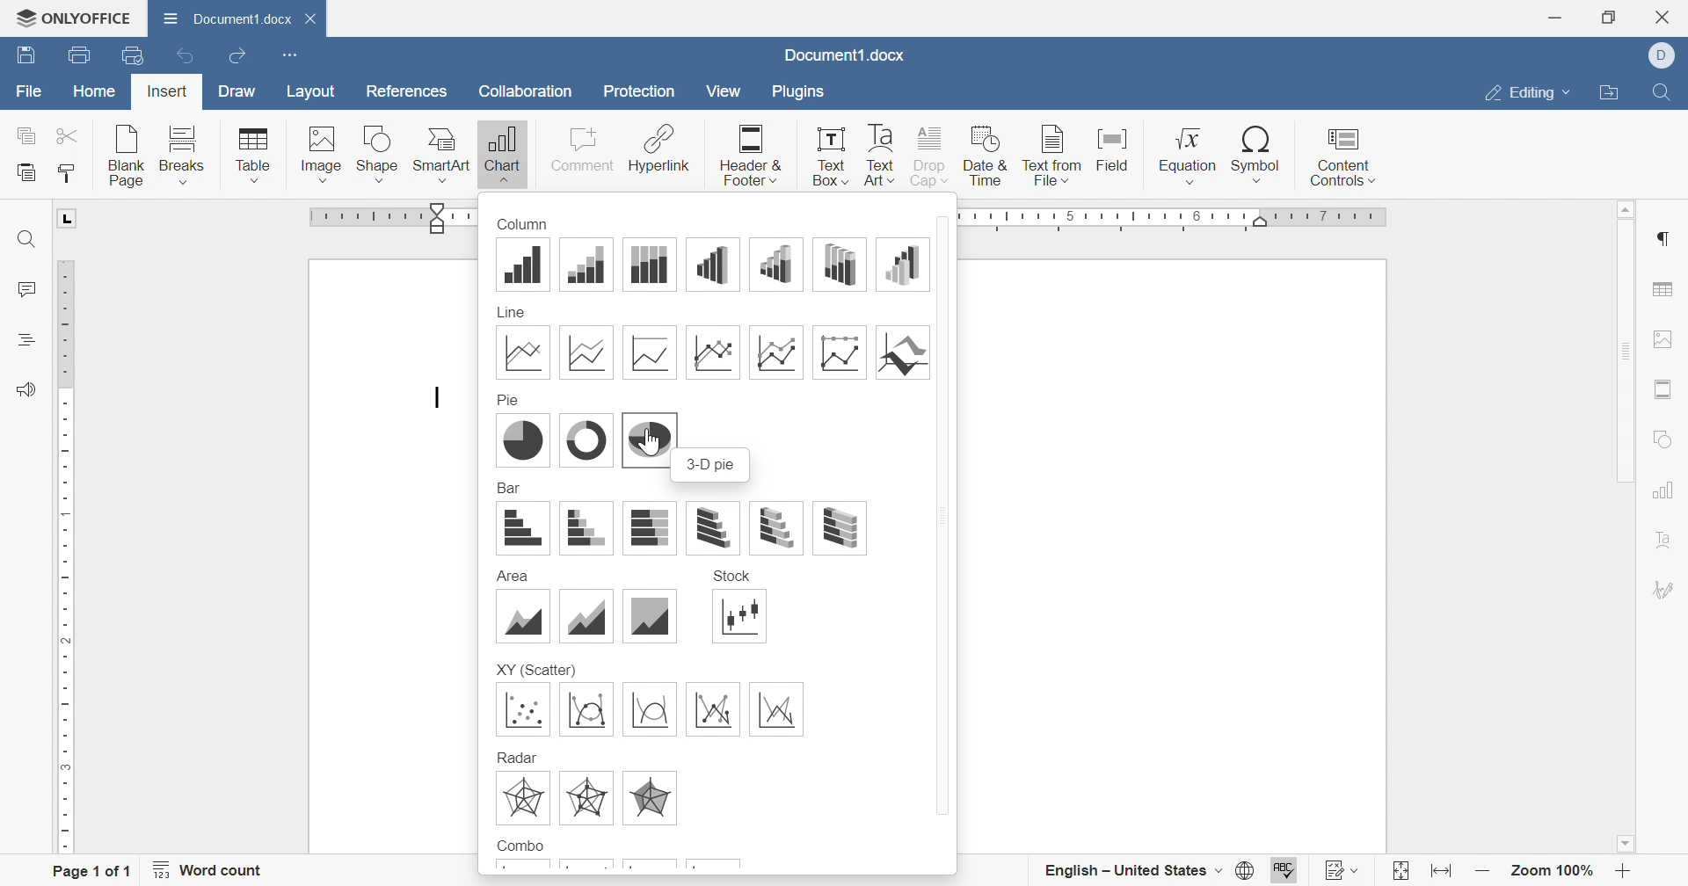 This screenshot has height=886, width=1688. What do you see at coordinates (1177, 217) in the screenshot?
I see `Ruler` at bounding box center [1177, 217].